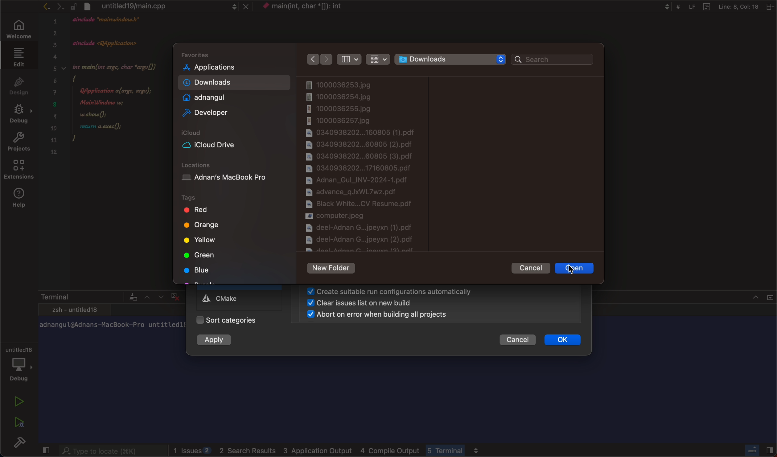  I want to click on logs, so click(329, 448).